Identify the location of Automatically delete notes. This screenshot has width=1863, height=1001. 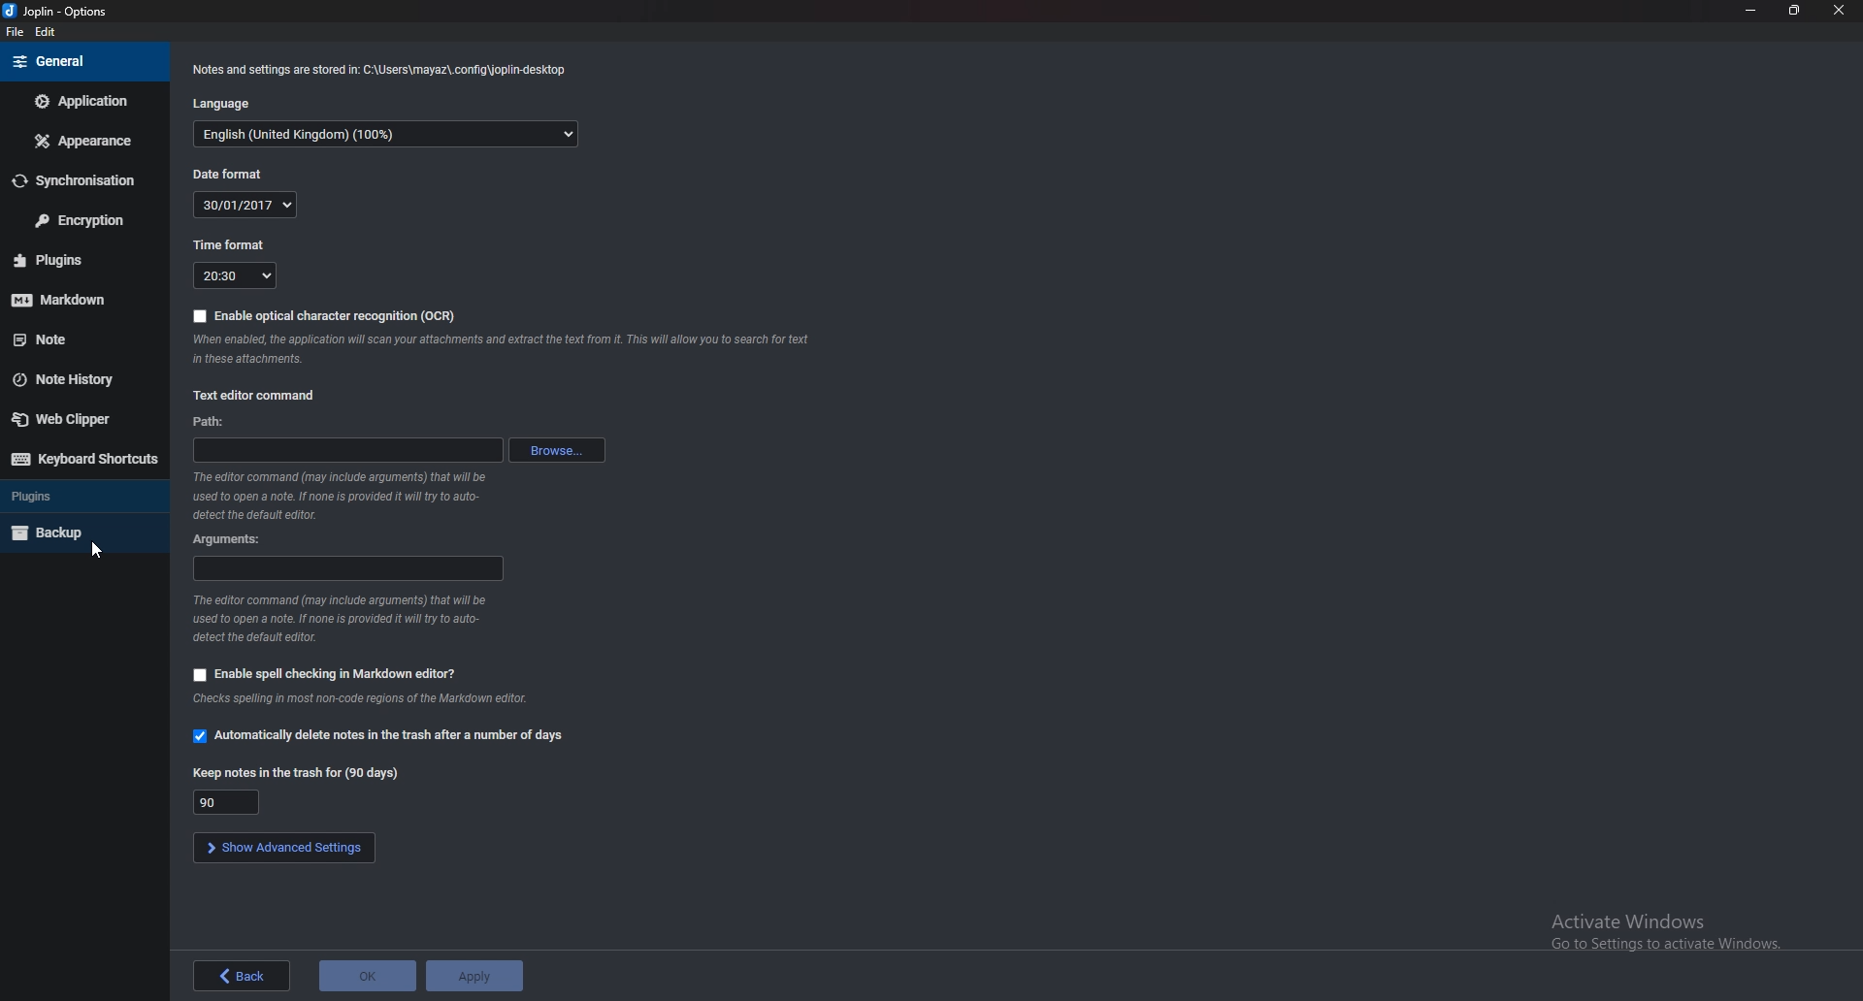
(377, 733).